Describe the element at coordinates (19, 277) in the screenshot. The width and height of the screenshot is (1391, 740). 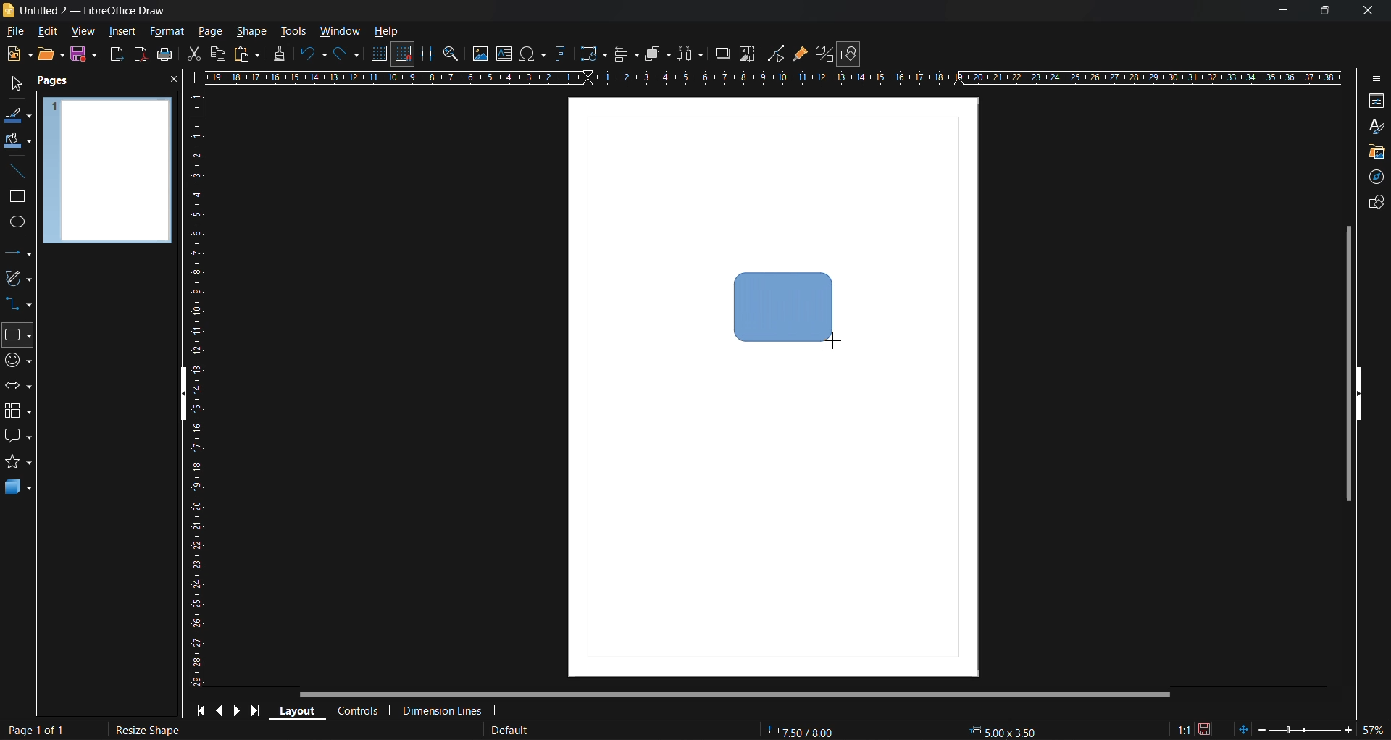
I see `curves and polygons` at that location.